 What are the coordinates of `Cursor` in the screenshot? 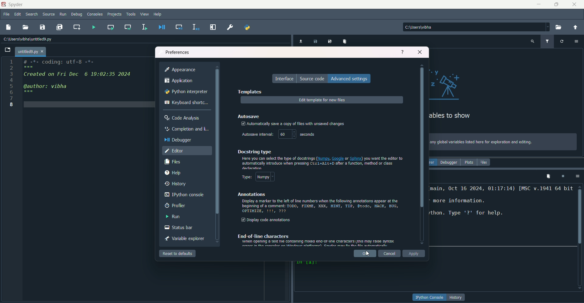 It's located at (367, 254).